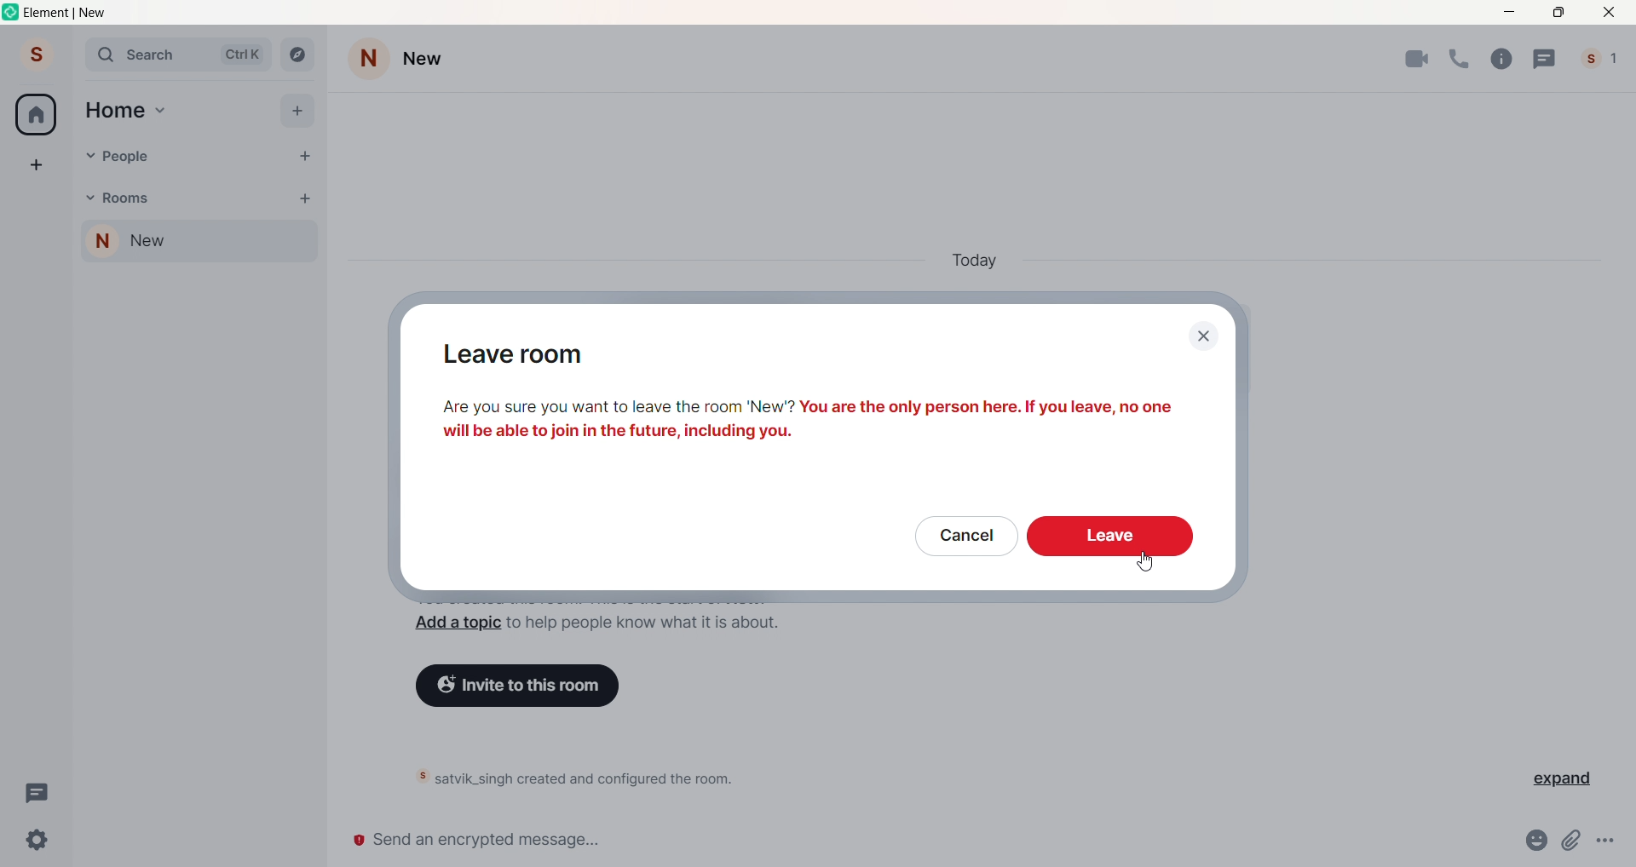 This screenshot has height=867, width=1636. I want to click on Expand, so click(1554, 780).